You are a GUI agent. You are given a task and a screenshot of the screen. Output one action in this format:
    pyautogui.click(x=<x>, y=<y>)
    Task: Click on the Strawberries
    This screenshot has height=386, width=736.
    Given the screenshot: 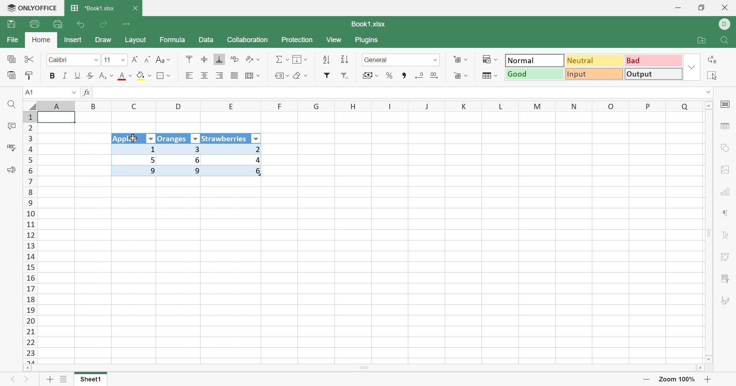 What is the action you would take?
    pyautogui.click(x=225, y=138)
    